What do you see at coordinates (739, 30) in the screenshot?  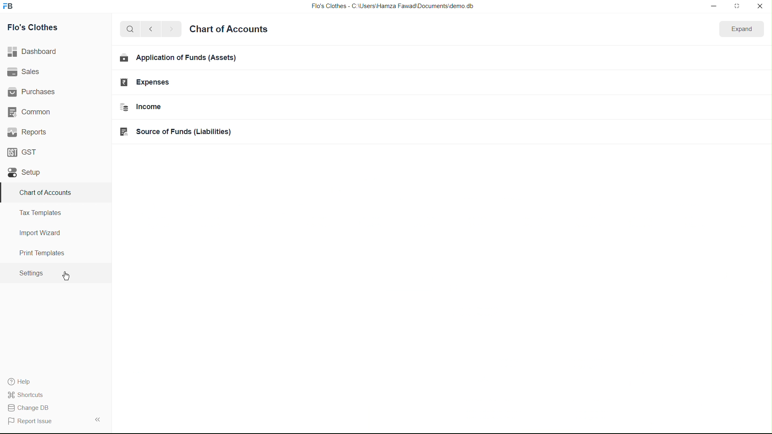 I see `Expand` at bounding box center [739, 30].